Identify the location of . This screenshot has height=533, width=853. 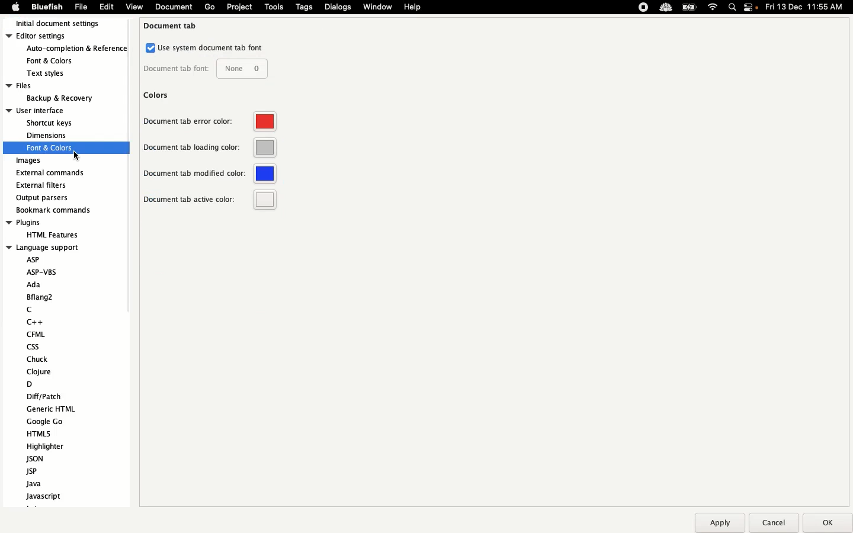
(209, 147).